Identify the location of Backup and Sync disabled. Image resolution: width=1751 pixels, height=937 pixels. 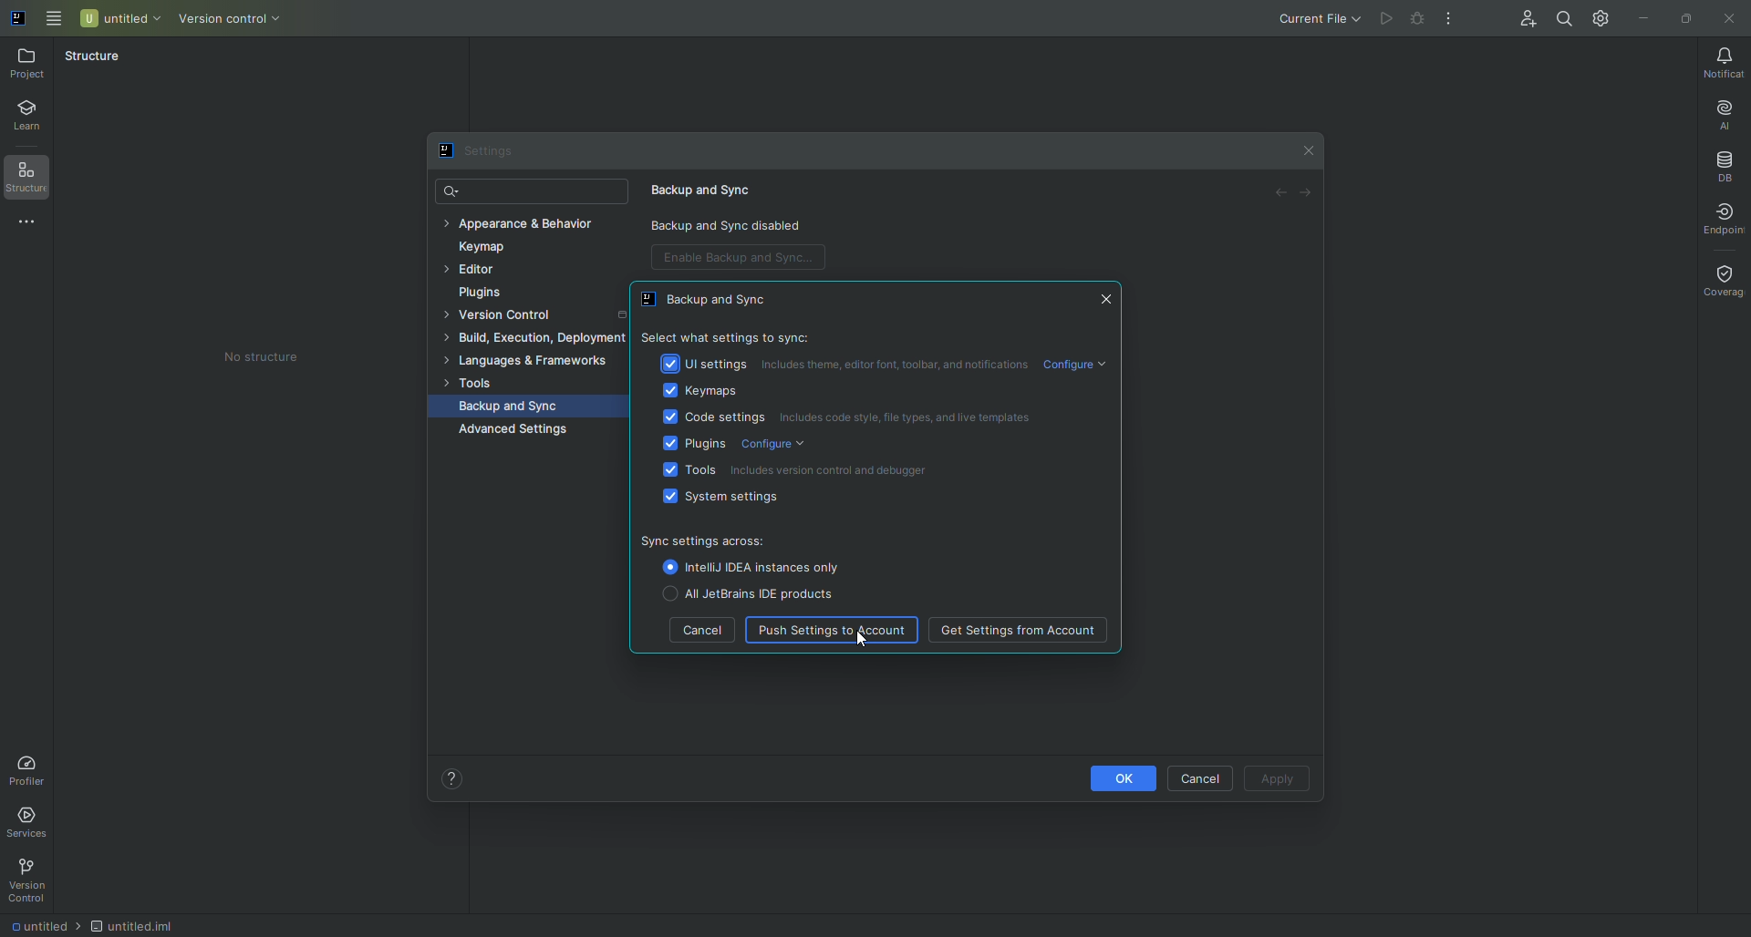
(738, 229).